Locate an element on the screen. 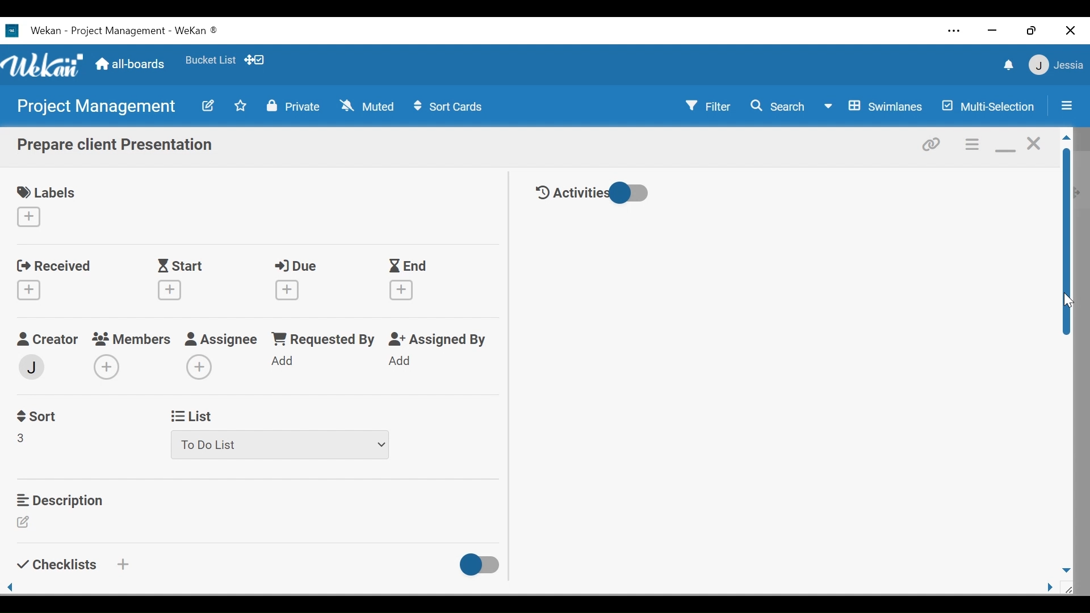  Create Due date is located at coordinates (288, 290).